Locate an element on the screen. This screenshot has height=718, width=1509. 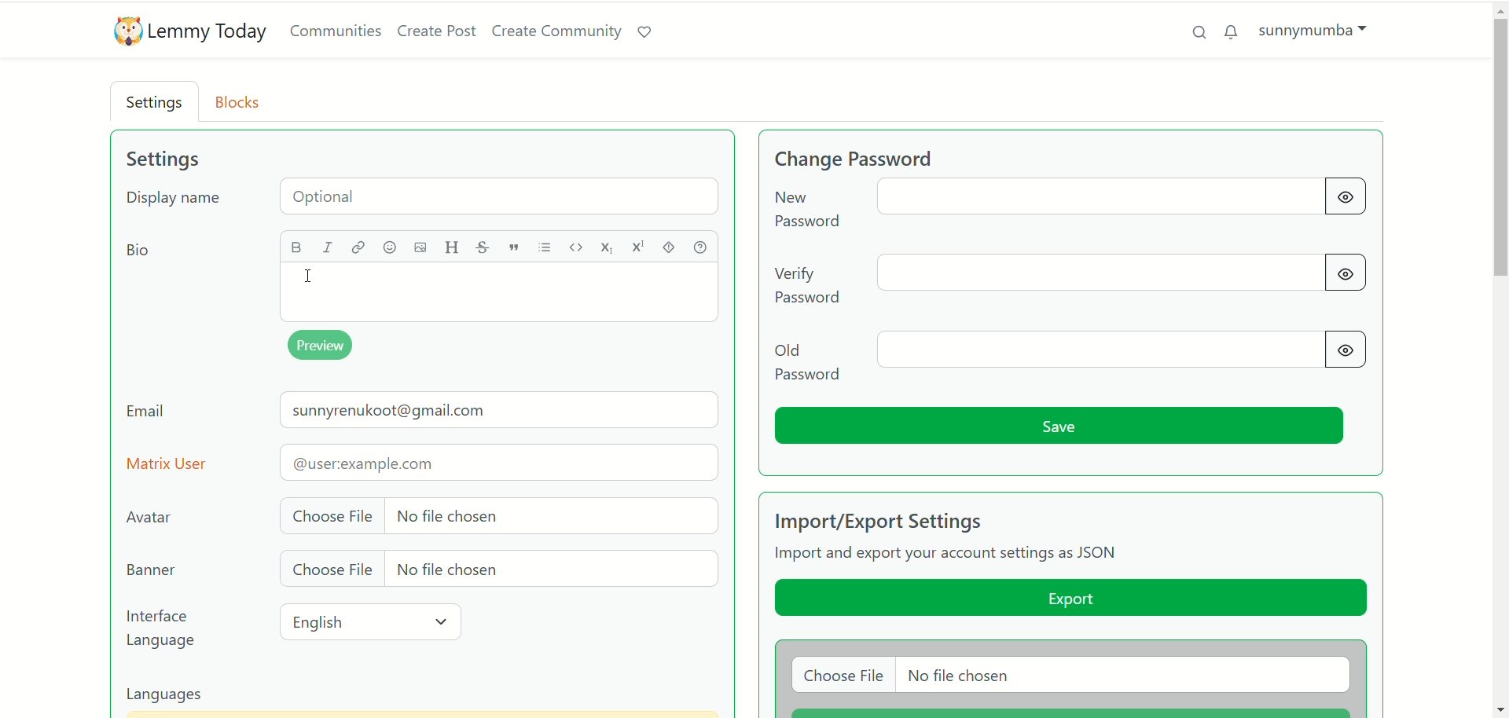
verify password is located at coordinates (1074, 277).